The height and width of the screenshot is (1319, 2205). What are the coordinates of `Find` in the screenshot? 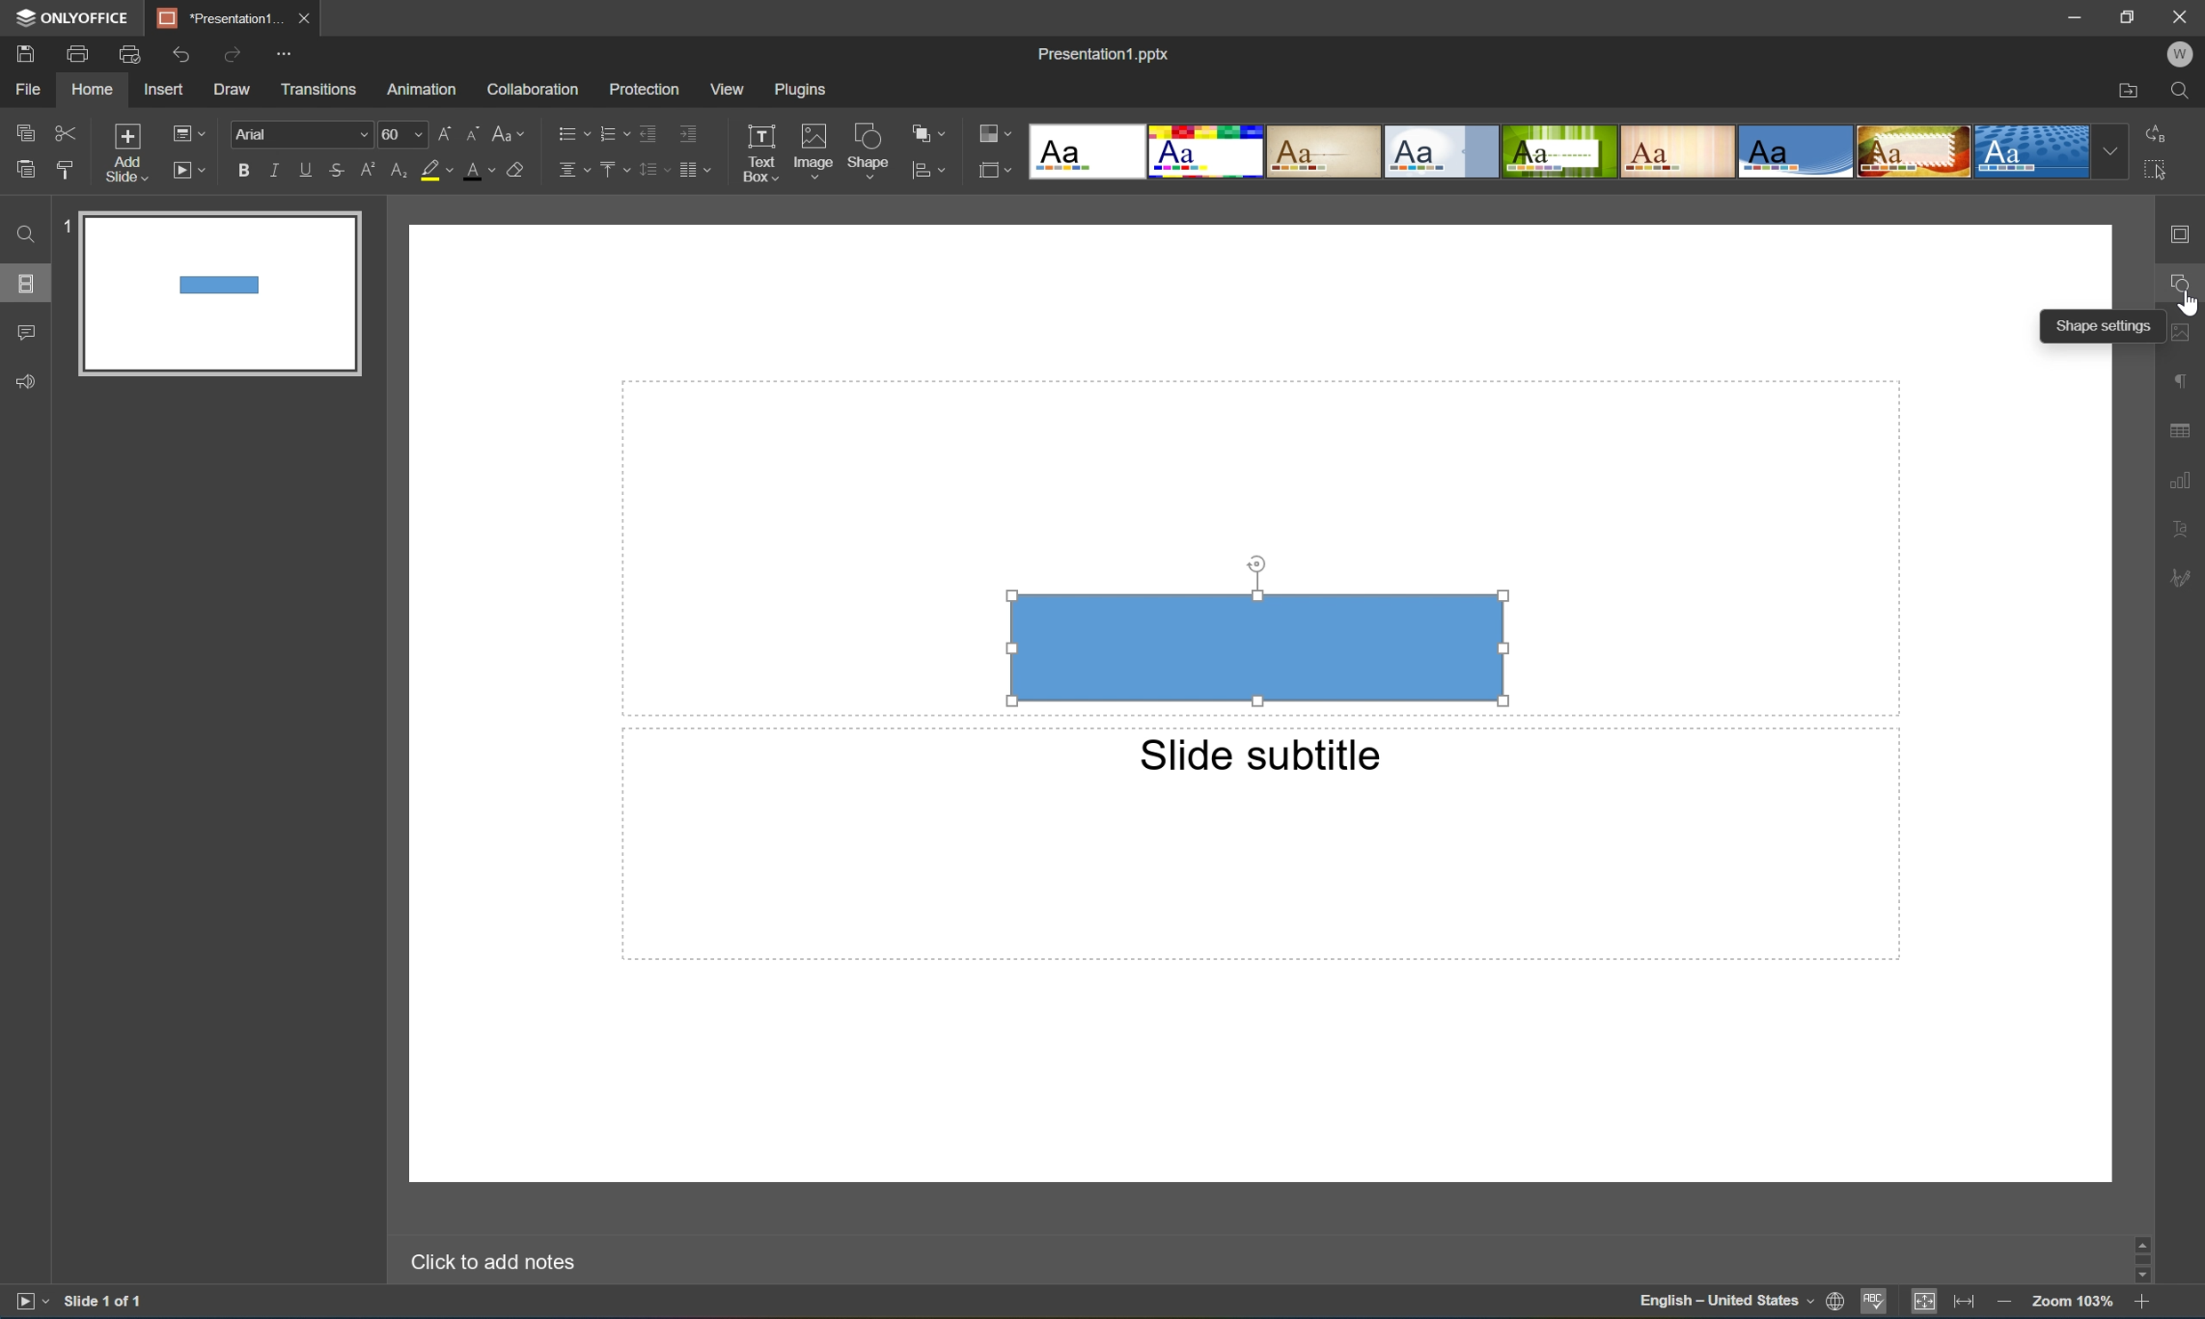 It's located at (2179, 91).